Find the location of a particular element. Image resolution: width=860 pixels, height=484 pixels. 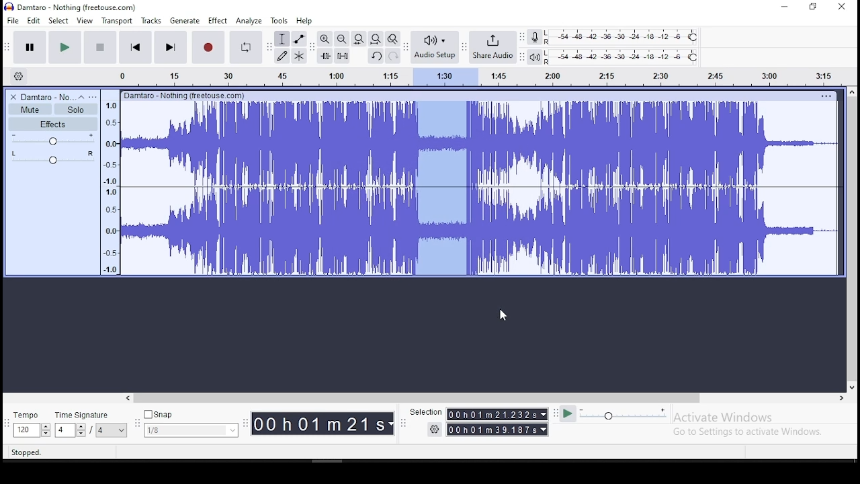

select is located at coordinates (60, 20).